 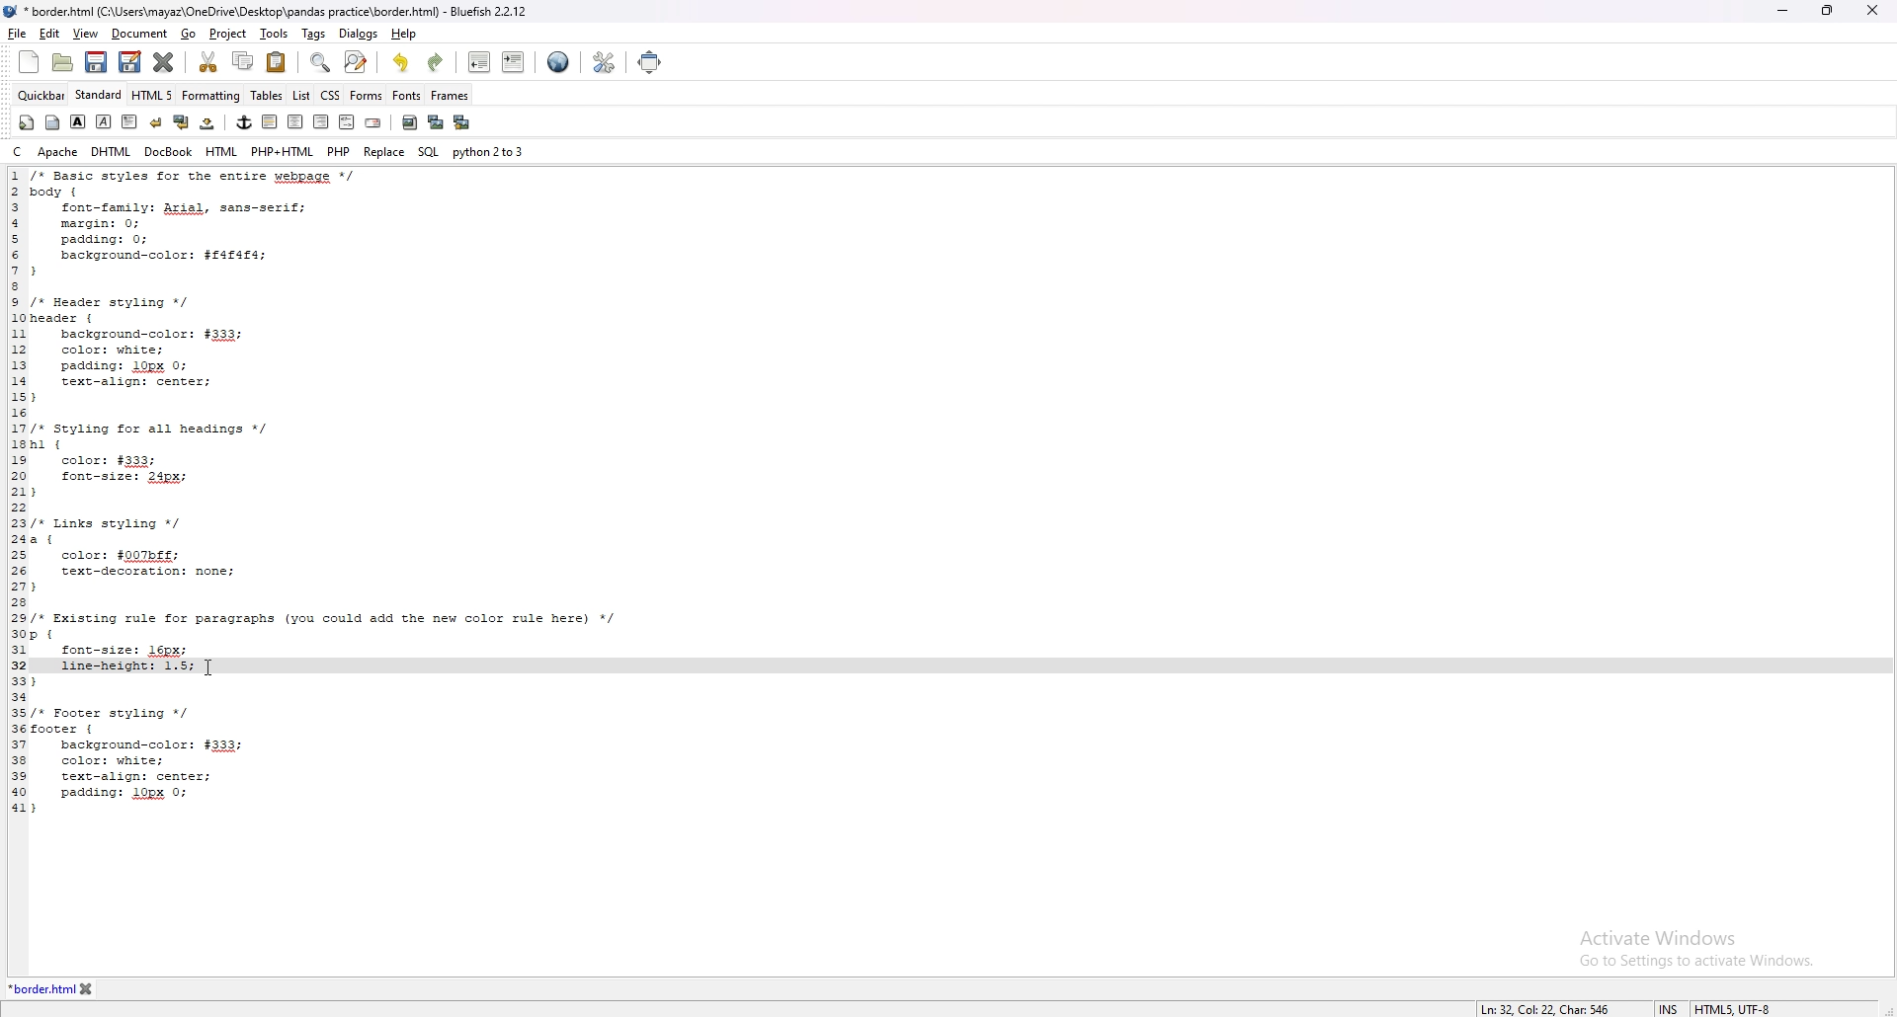 What do you see at coordinates (211, 95) in the screenshot?
I see `formatting` at bounding box center [211, 95].